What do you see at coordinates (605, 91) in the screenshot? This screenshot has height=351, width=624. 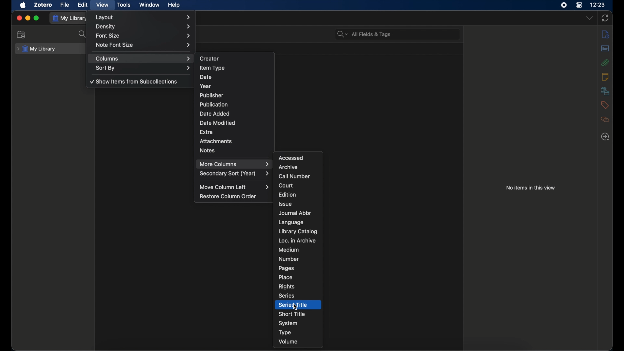 I see `libraries` at bounding box center [605, 91].